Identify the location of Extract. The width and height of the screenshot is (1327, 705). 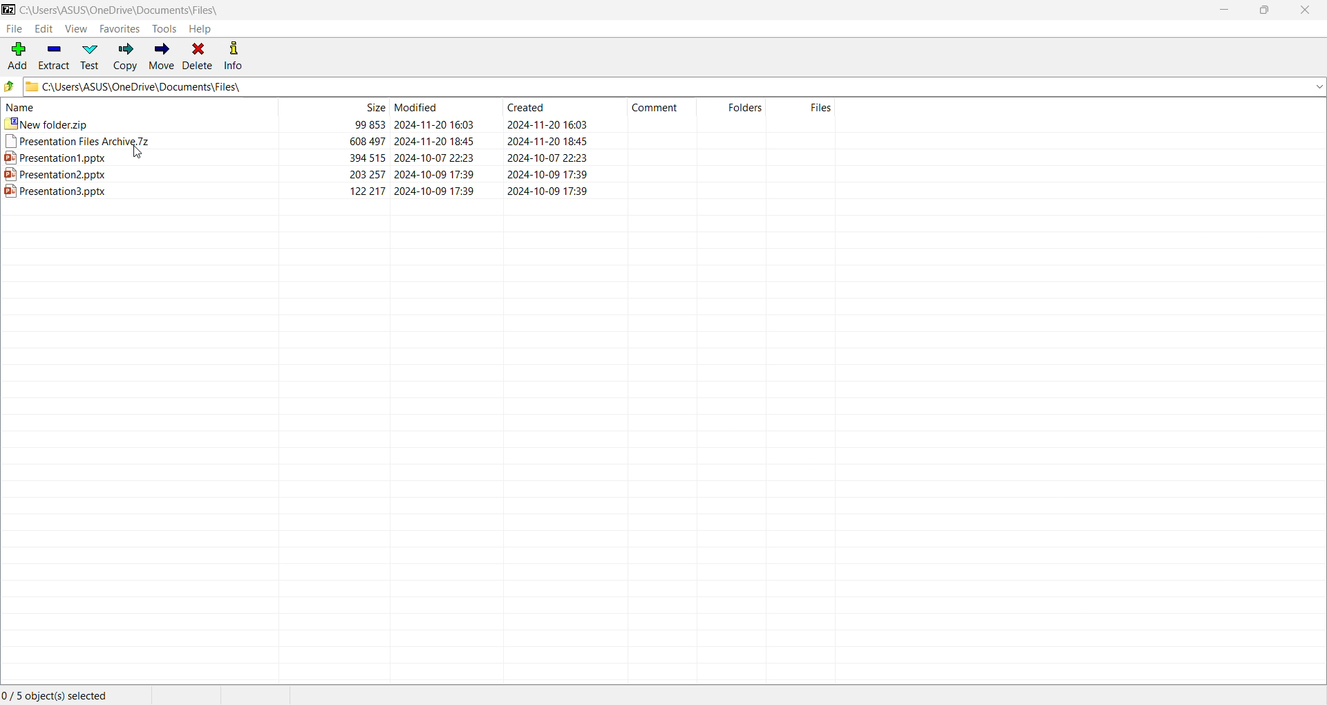
(54, 56).